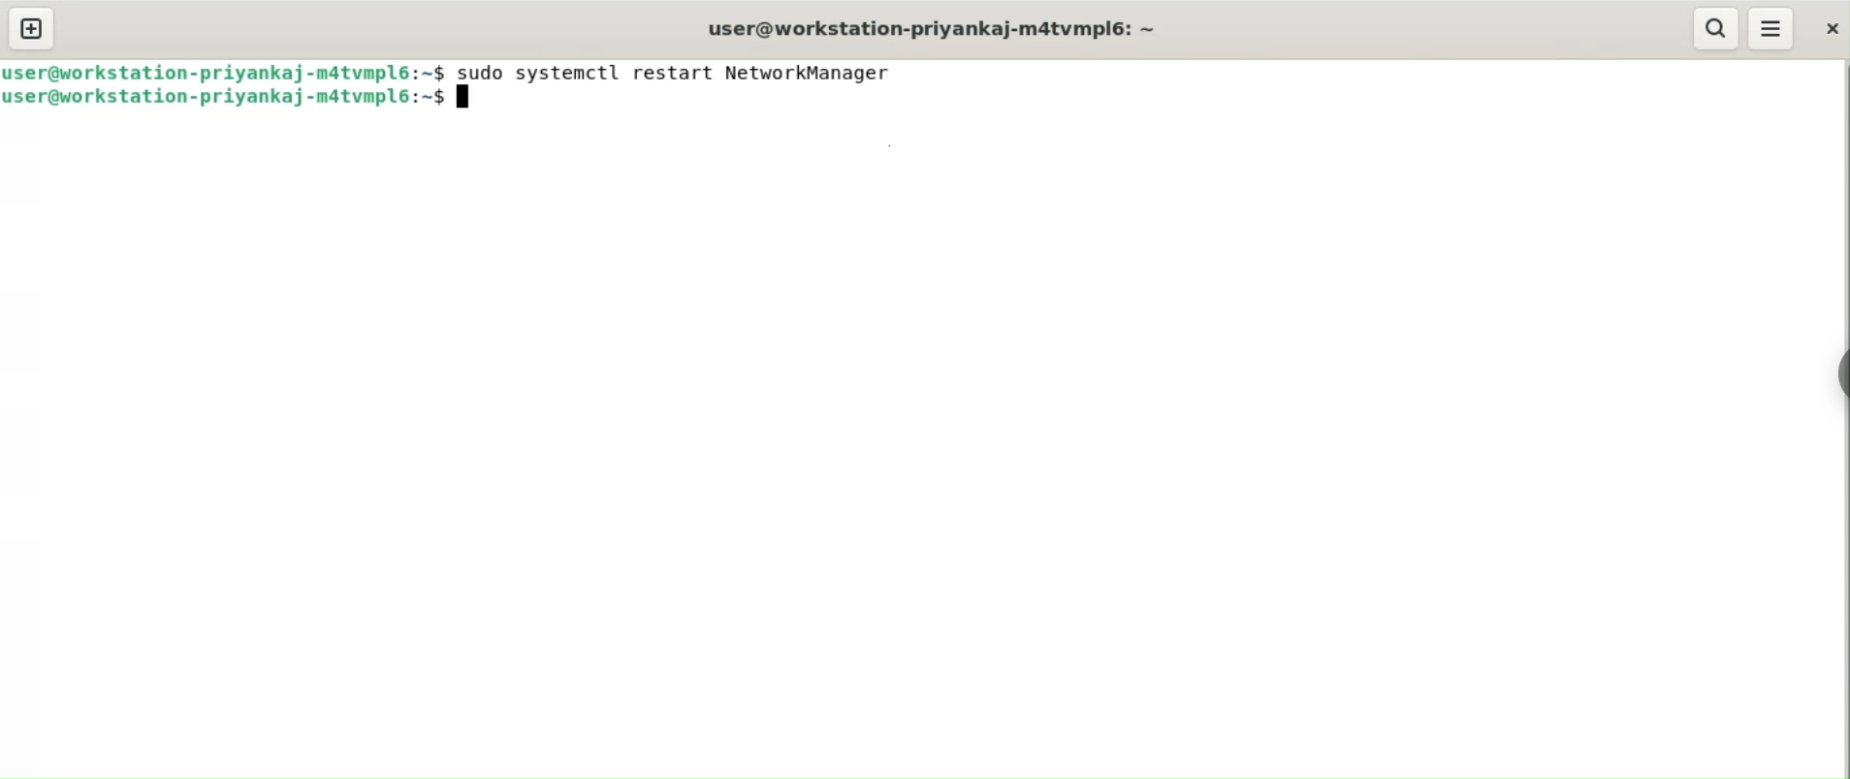 The height and width of the screenshot is (779, 1850). I want to click on user@workstation-priyankaj-m4tvmlp6:~$, so click(224, 99).